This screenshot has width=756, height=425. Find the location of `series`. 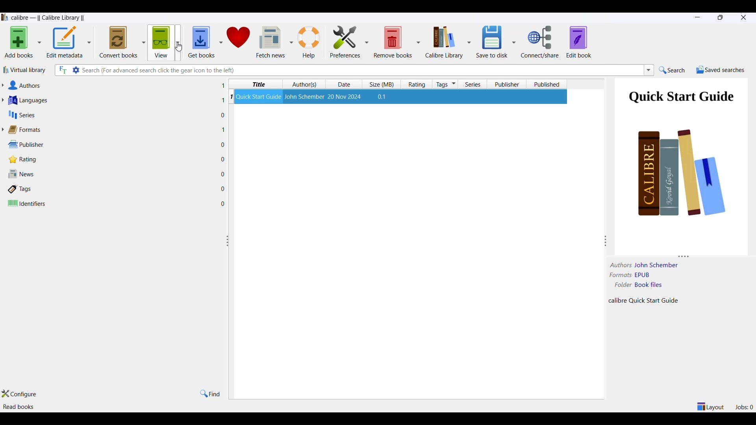

series is located at coordinates (476, 84).